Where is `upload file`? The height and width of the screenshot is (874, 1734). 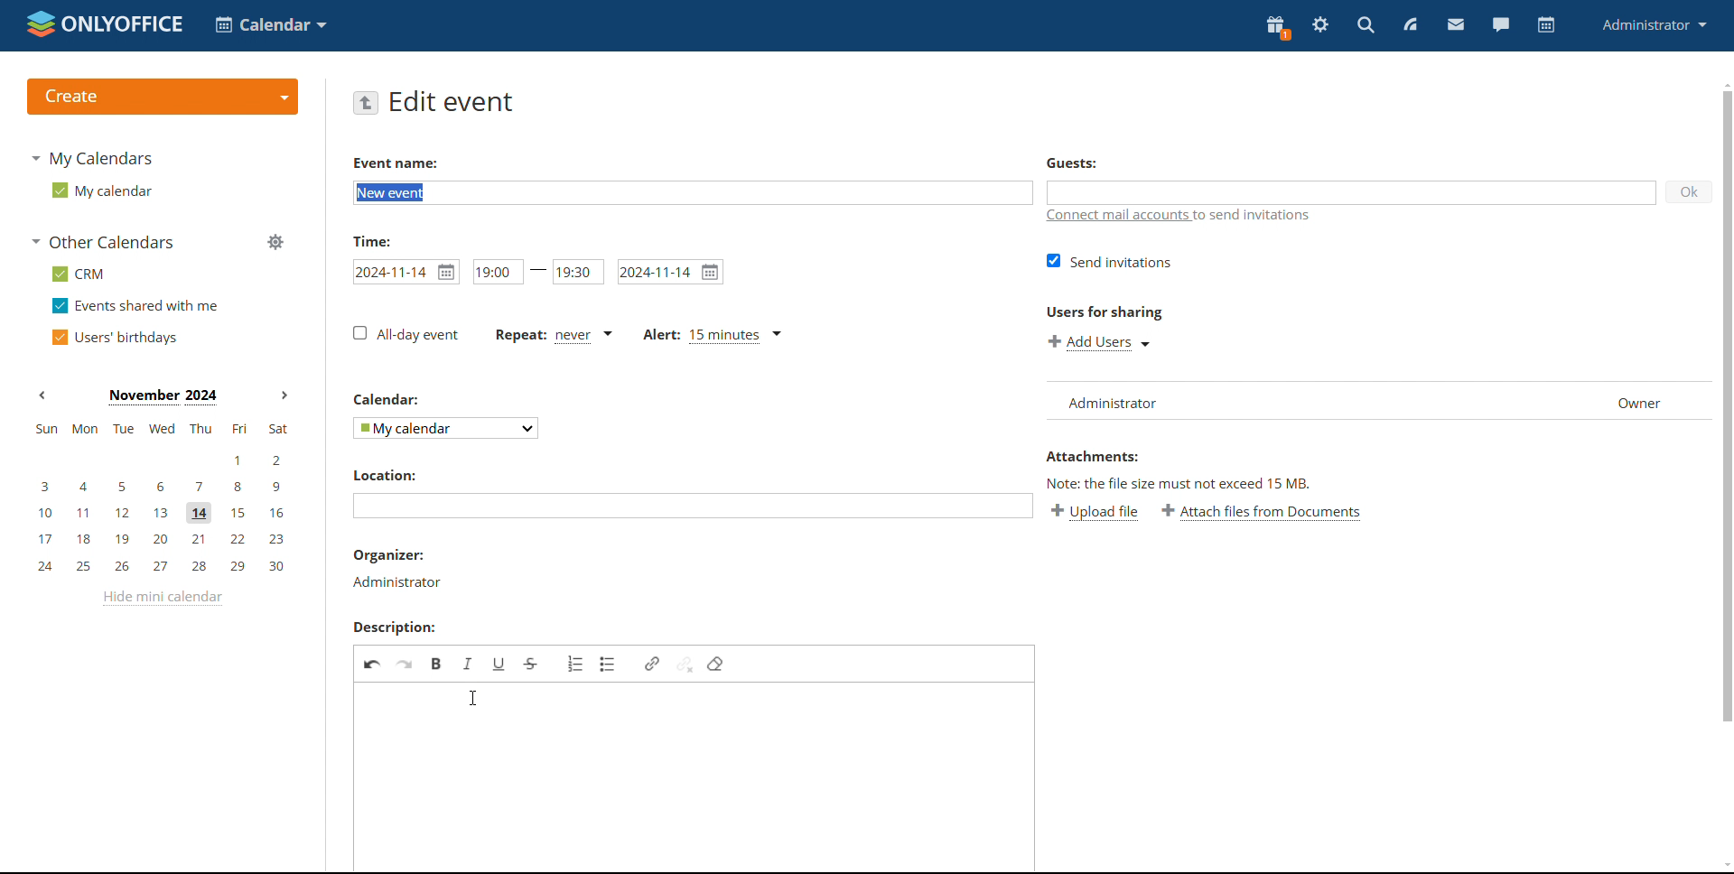
upload file is located at coordinates (1094, 513).